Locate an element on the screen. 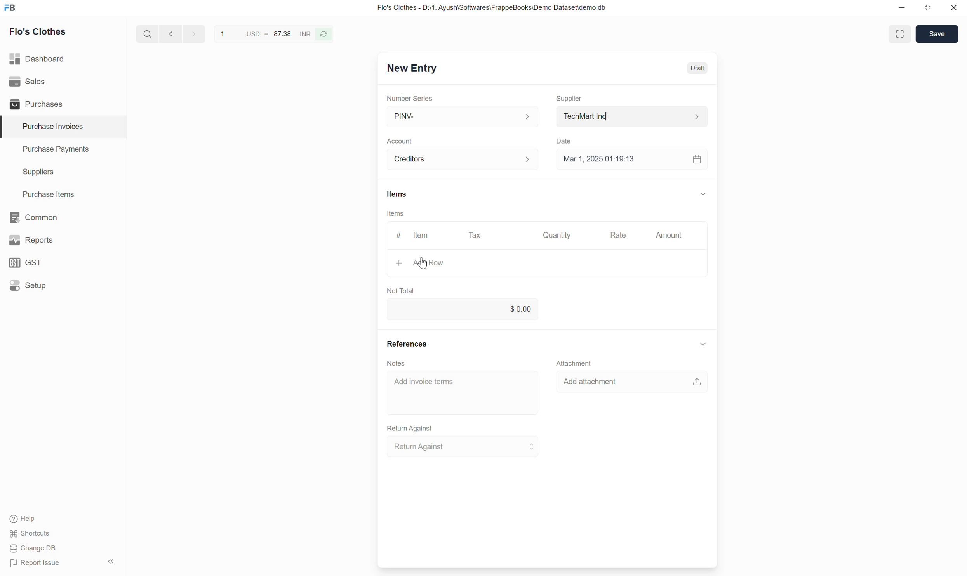 Image resolution: width=967 pixels, height=576 pixels. Purchases is located at coordinates (35, 104).